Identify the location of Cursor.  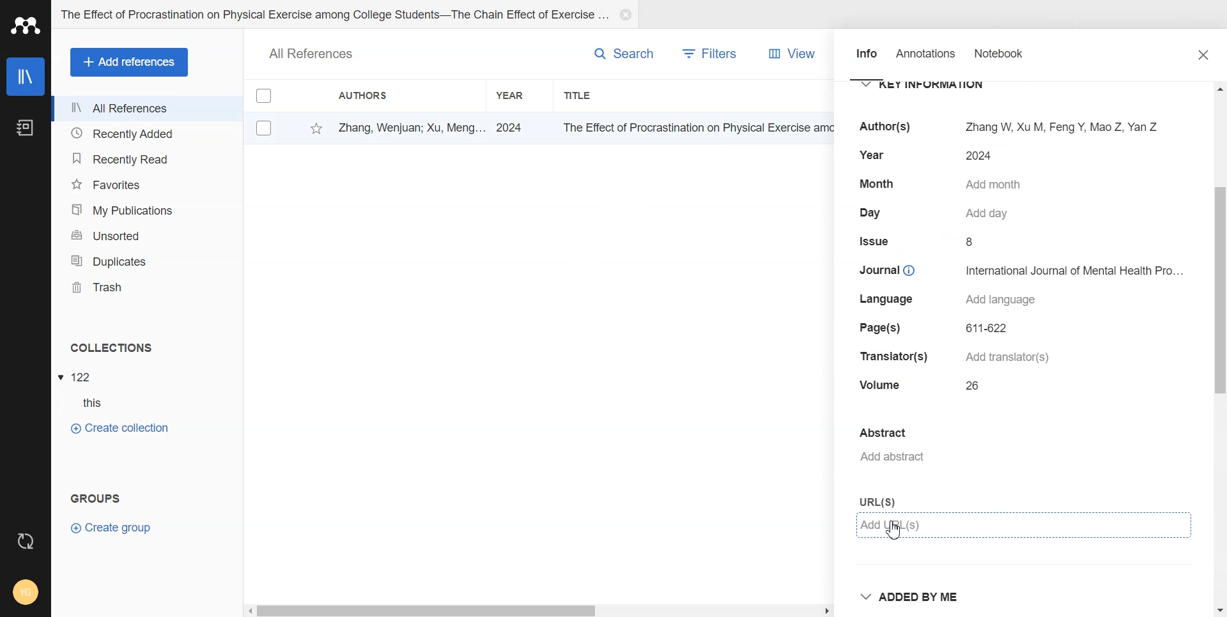
(895, 531).